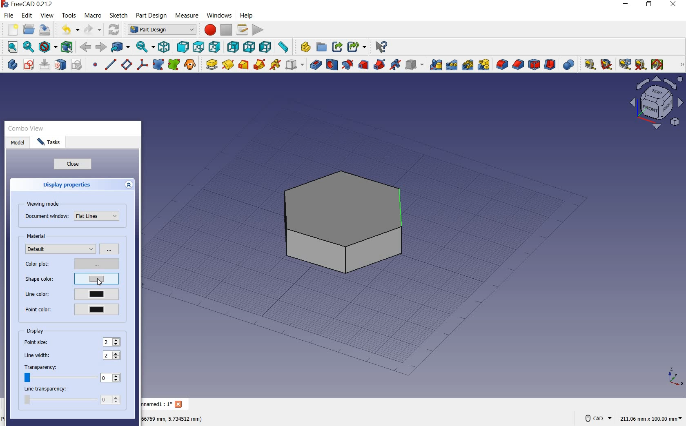  Describe the element at coordinates (651, 419) in the screenshot. I see `211.05 mm x 100.00 mm(dimension)` at that location.